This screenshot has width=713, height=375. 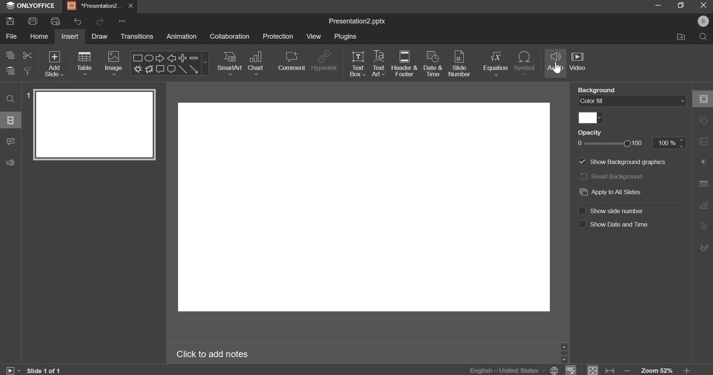 What do you see at coordinates (592, 118) in the screenshot?
I see `fill color` at bounding box center [592, 118].